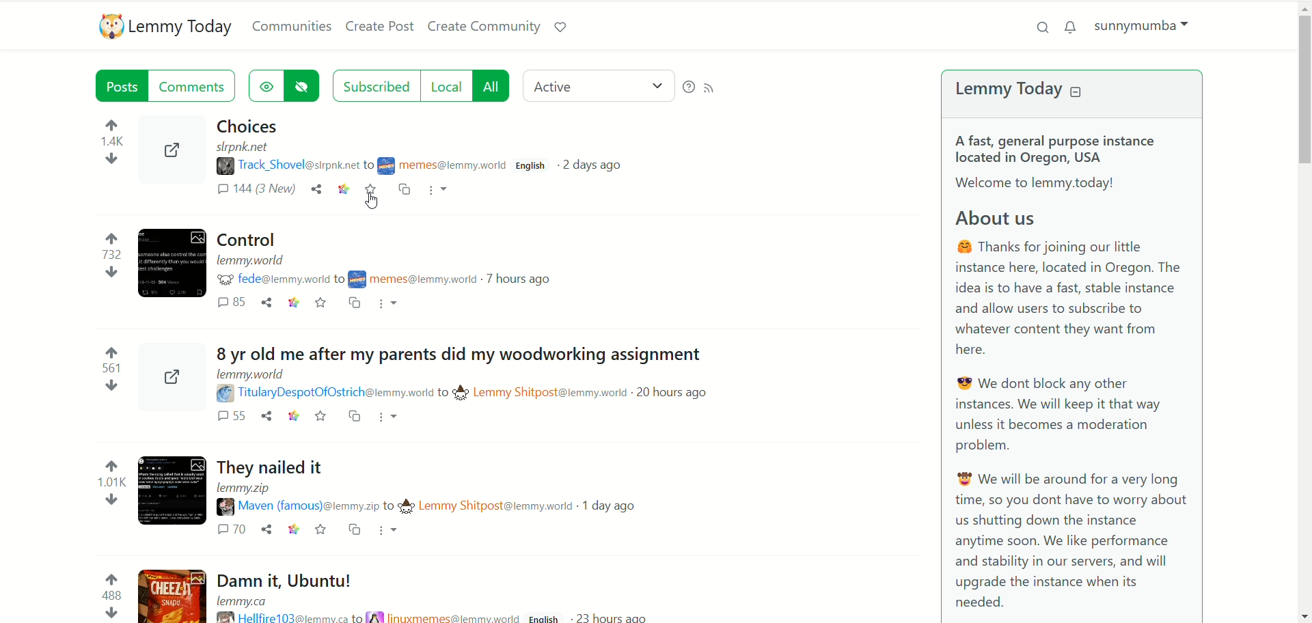  Describe the element at coordinates (221, 417) in the screenshot. I see `comments` at that location.